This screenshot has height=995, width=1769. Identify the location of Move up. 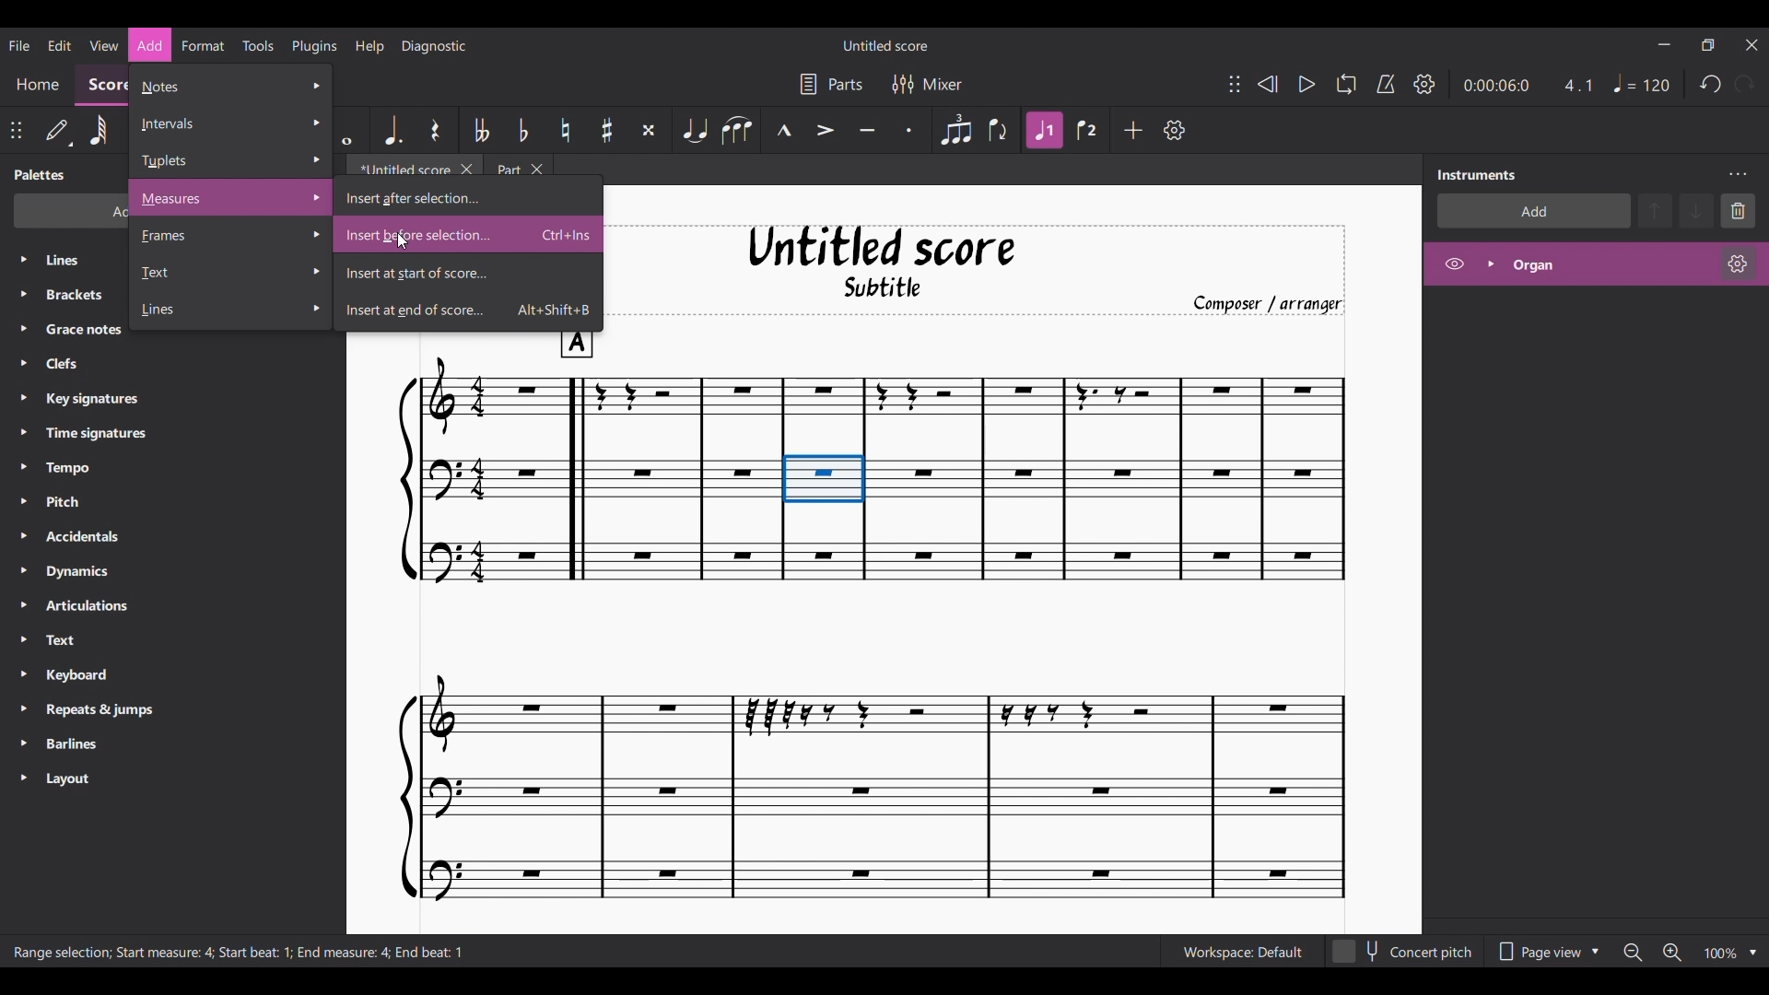
(1655, 210).